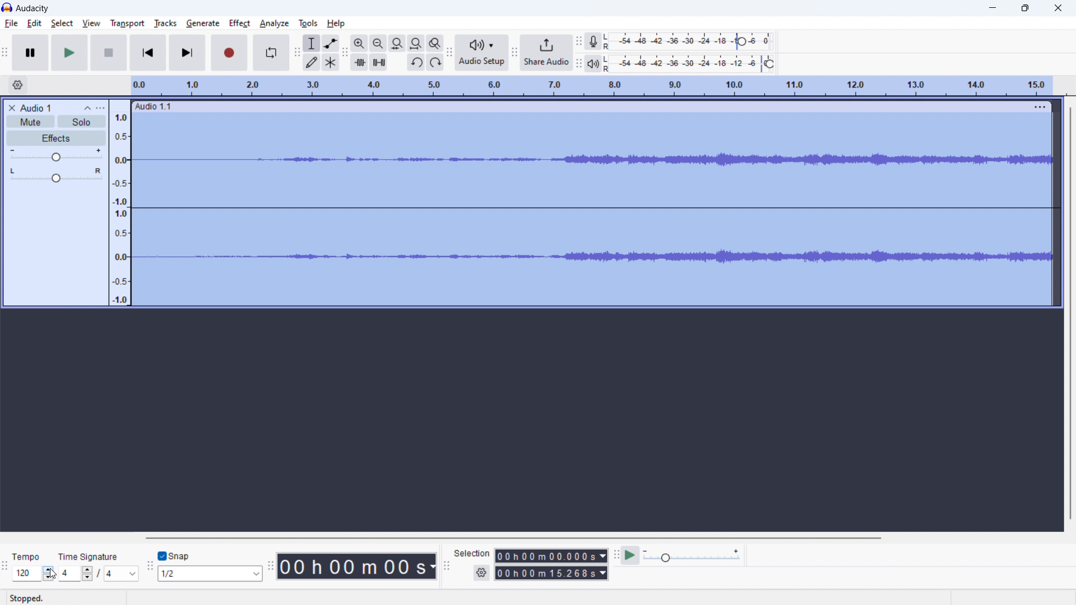 This screenshot has width=1076, height=605. Describe the element at coordinates (578, 108) in the screenshot. I see `hold to move` at that location.